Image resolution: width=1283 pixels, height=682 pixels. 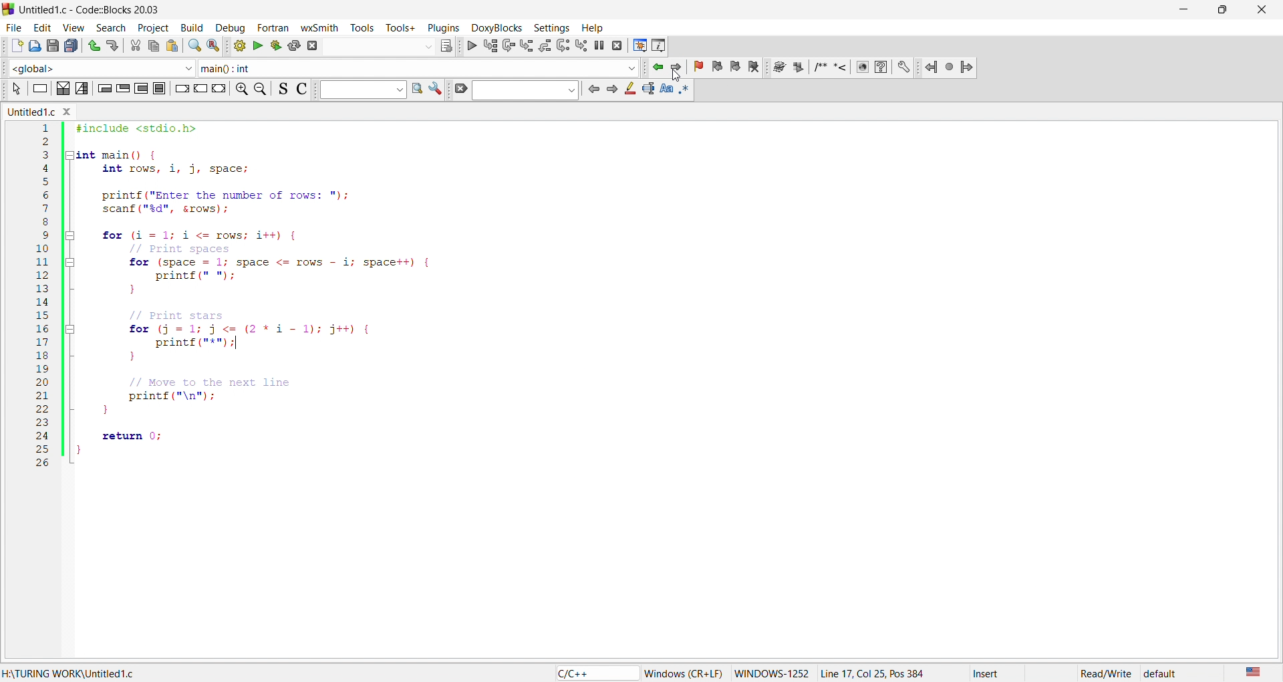 What do you see at coordinates (180, 88) in the screenshot?
I see `icon` at bounding box center [180, 88].